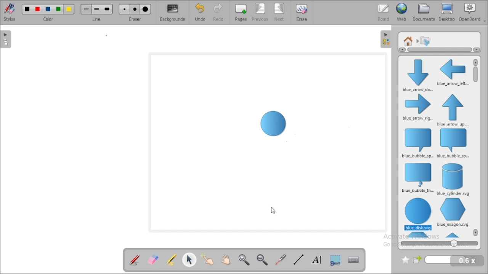 Image resolution: width=488 pixels, height=274 pixels. Describe the element at coordinates (135, 12) in the screenshot. I see `eraser` at that location.